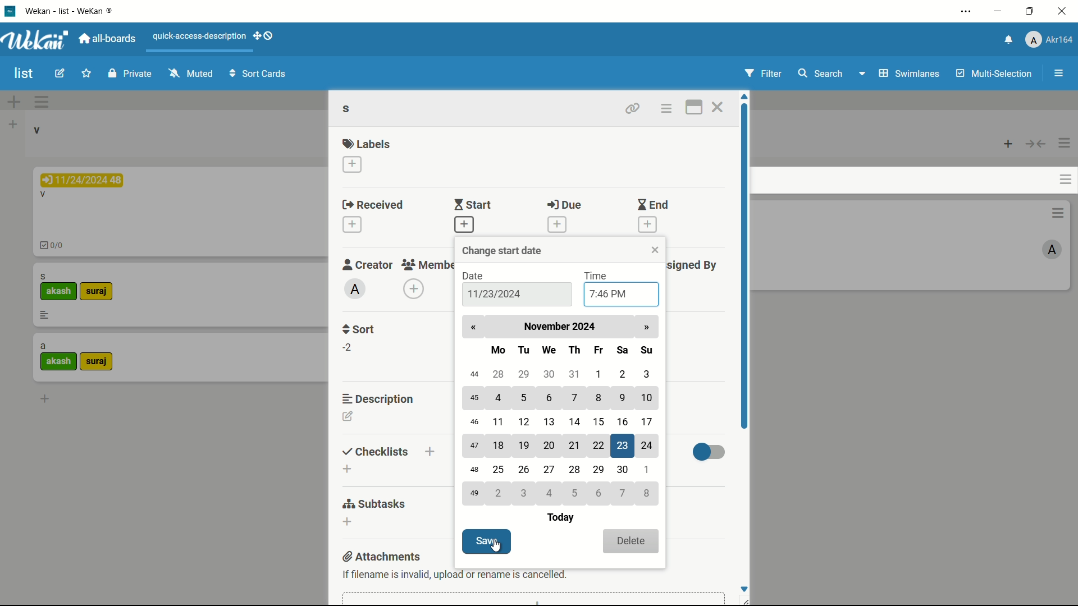 The width and height of the screenshot is (1078, 606). What do you see at coordinates (367, 144) in the screenshot?
I see `labels` at bounding box center [367, 144].